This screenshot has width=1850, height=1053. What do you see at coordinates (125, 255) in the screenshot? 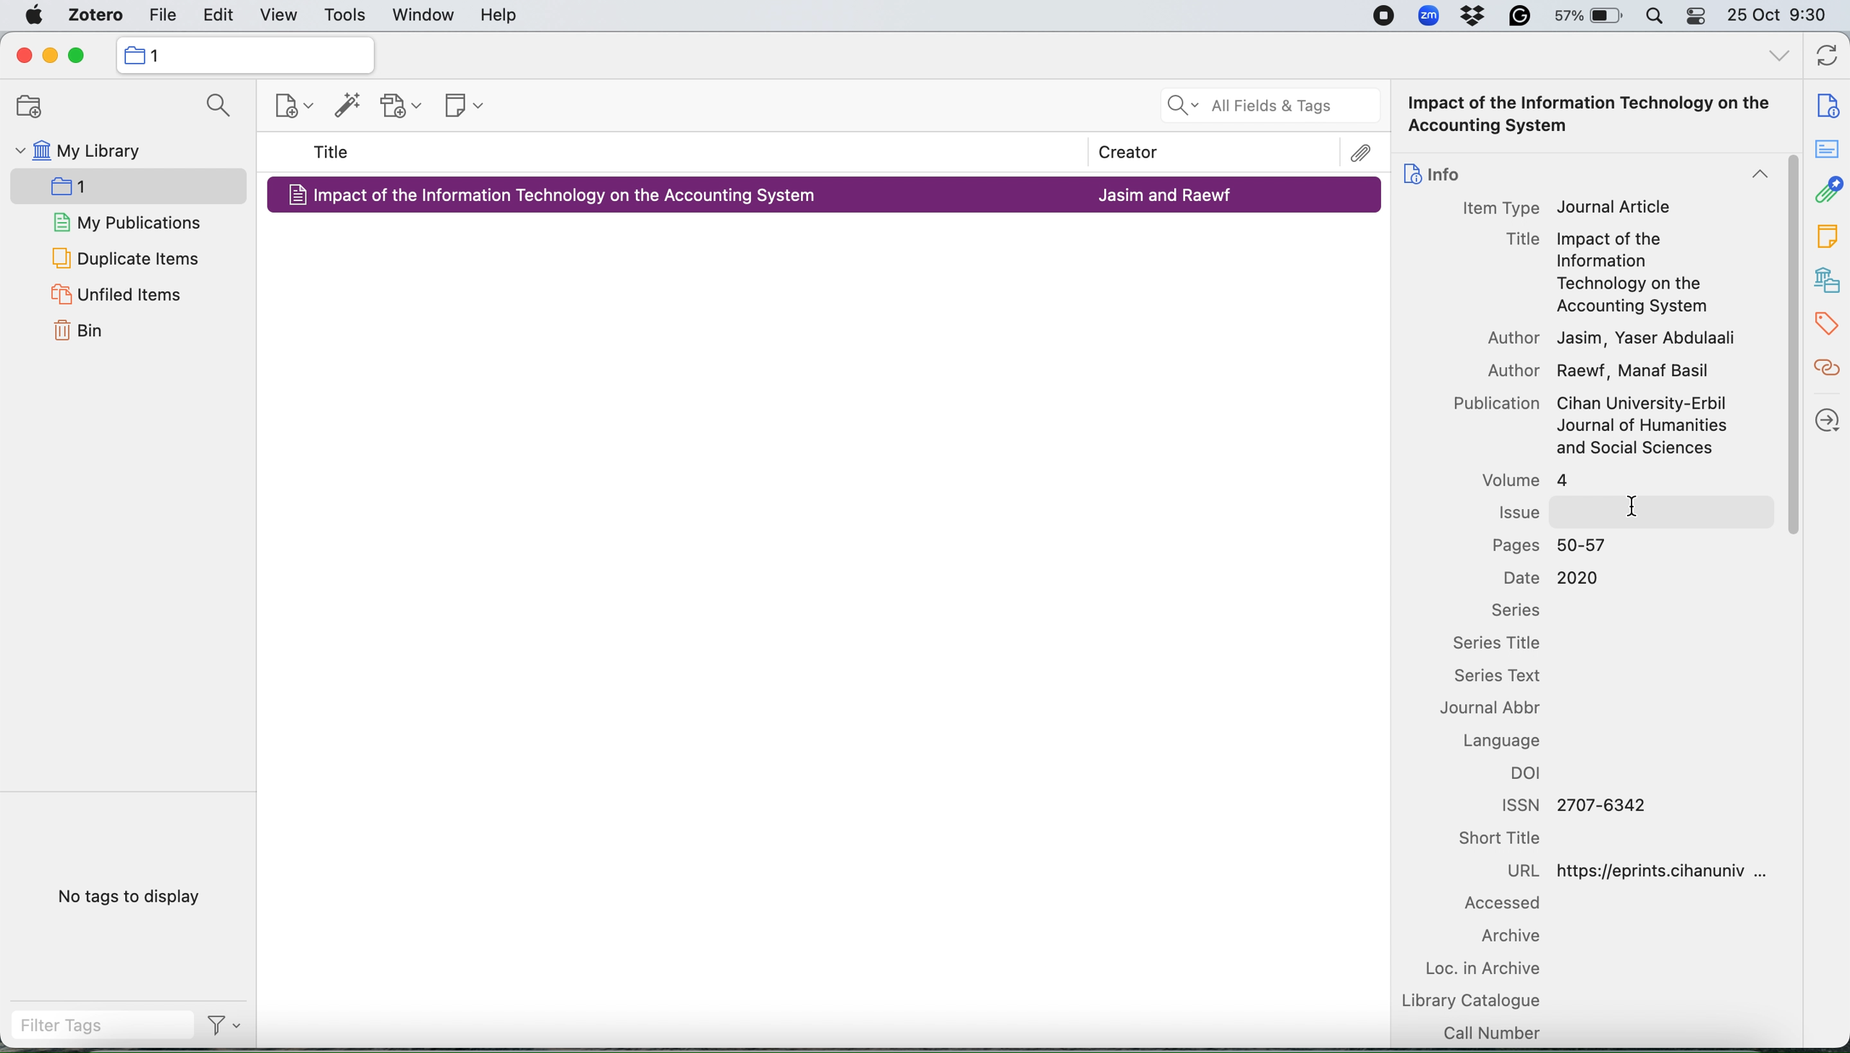
I see `duplicate items` at bounding box center [125, 255].